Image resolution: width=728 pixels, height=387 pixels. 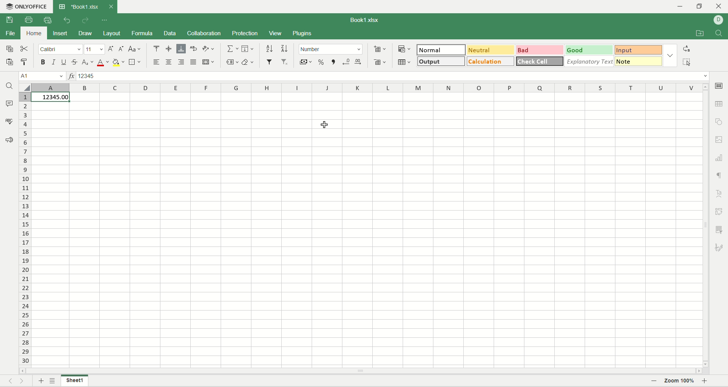 What do you see at coordinates (12, 34) in the screenshot?
I see `file` at bounding box center [12, 34].